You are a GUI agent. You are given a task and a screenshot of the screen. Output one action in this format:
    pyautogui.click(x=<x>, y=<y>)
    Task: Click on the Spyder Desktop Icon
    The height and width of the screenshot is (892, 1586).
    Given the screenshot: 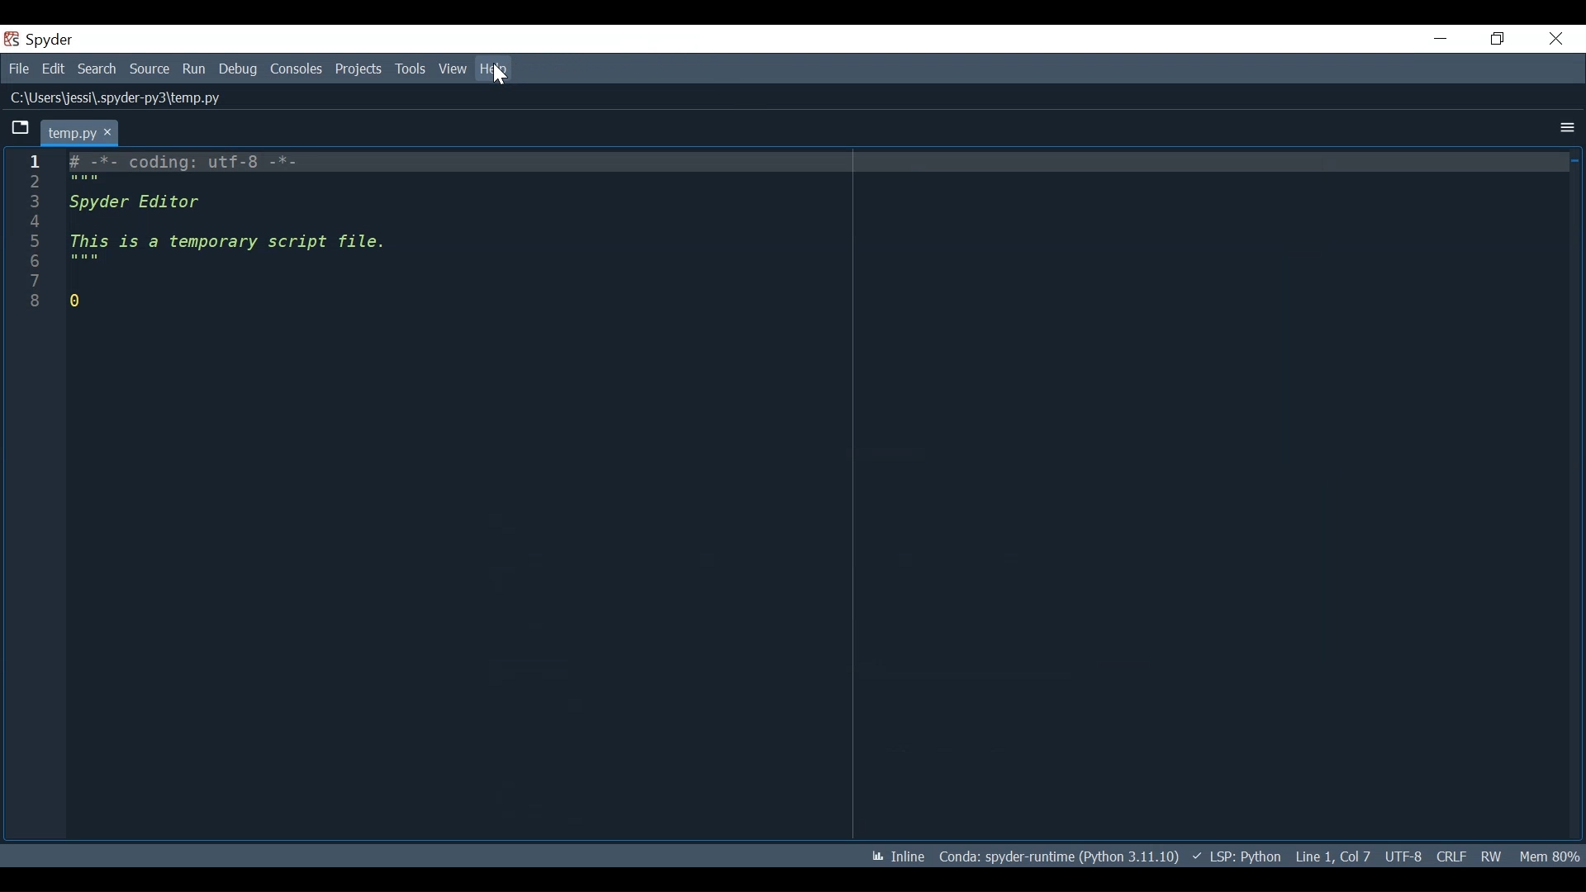 What is the action you would take?
    pyautogui.click(x=42, y=40)
    